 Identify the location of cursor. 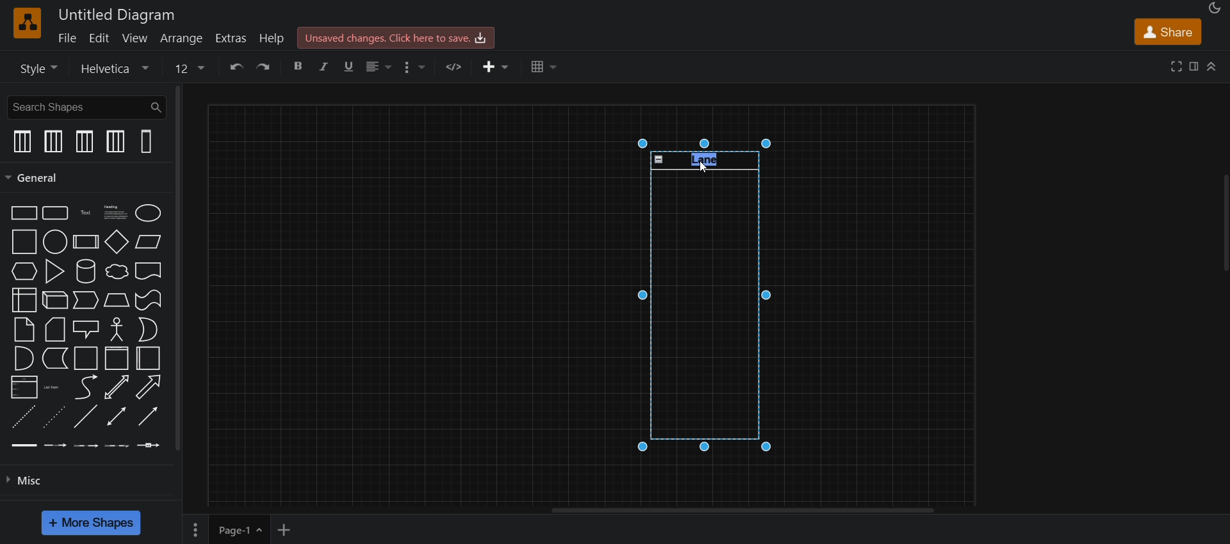
(707, 168).